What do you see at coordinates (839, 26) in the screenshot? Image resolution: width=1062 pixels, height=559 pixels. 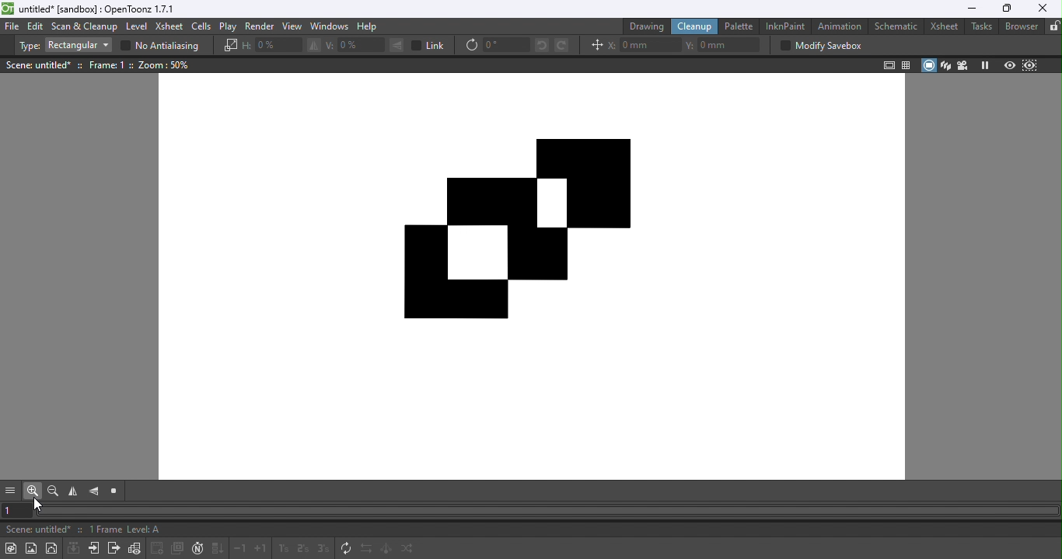 I see `Animation` at bounding box center [839, 26].